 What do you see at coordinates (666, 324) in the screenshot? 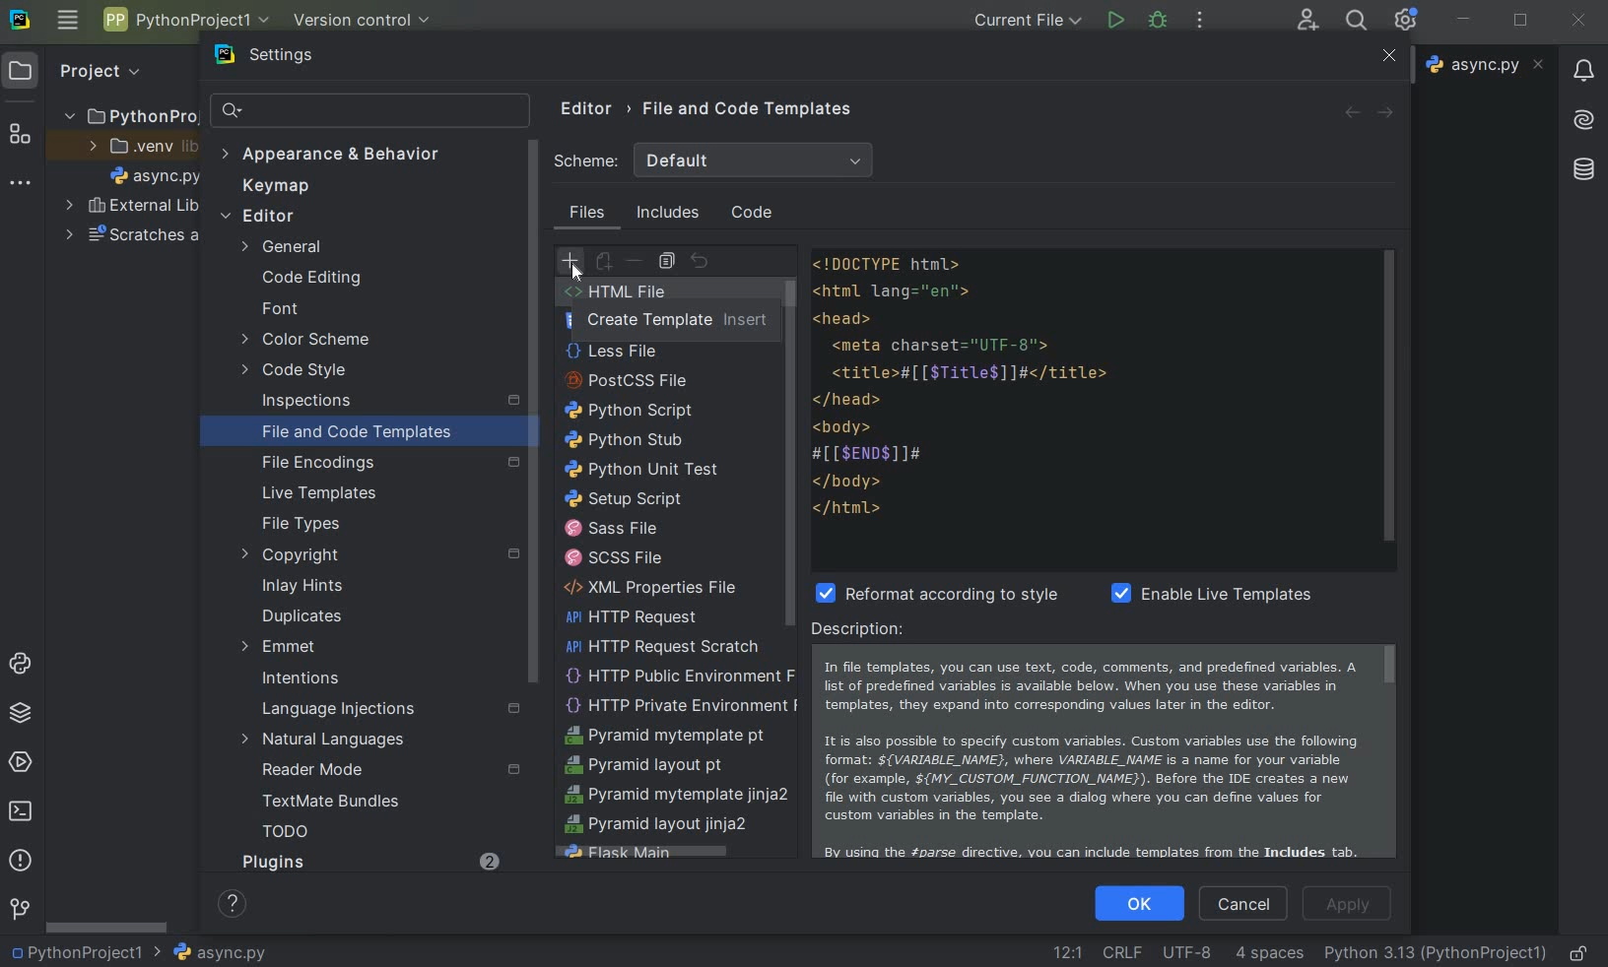
I see `create Template` at bounding box center [666, 324].